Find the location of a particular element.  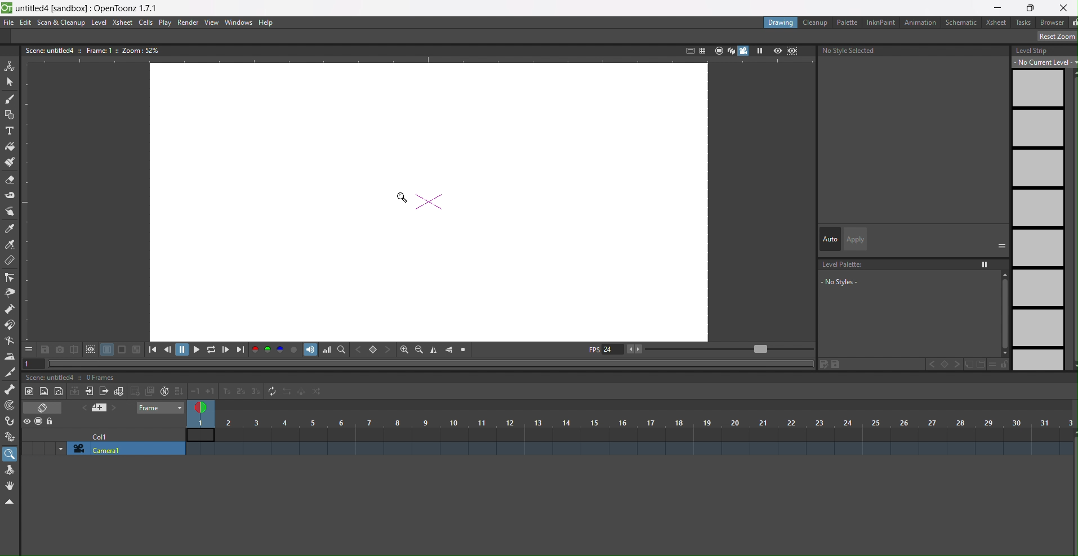

 is located at coordinates (9, 67).